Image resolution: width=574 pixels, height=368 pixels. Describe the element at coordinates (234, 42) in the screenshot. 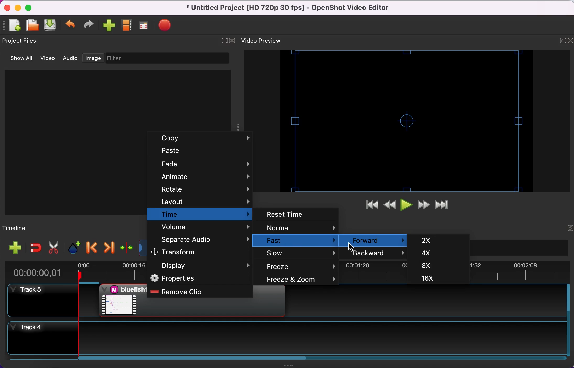

I see `close` at that location.